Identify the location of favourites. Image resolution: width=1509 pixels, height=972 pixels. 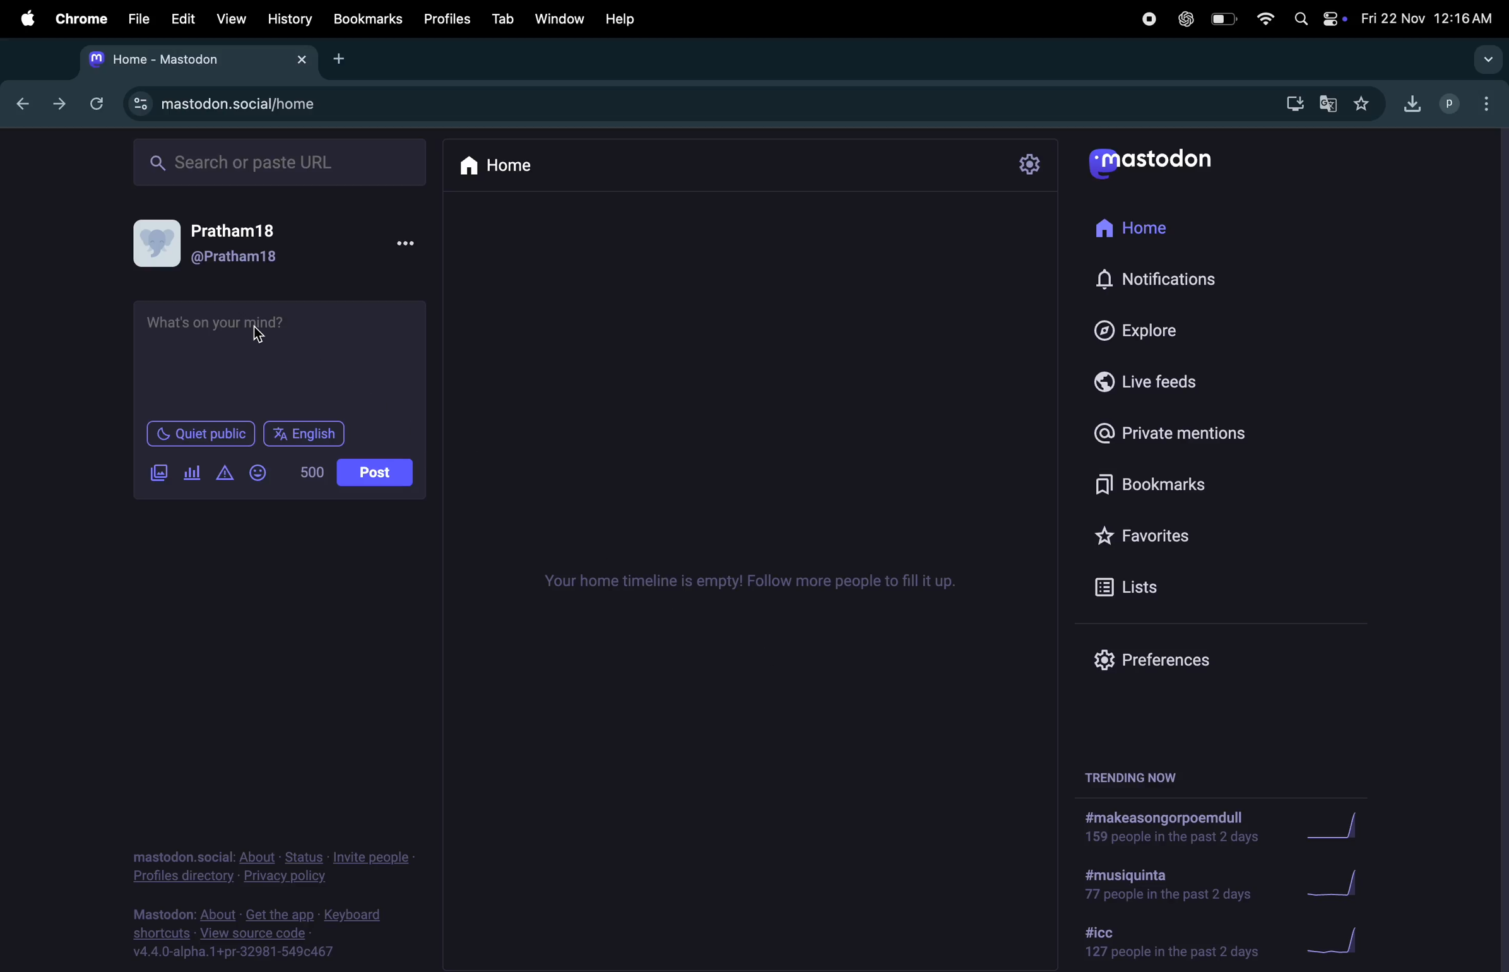
(1363, 105).